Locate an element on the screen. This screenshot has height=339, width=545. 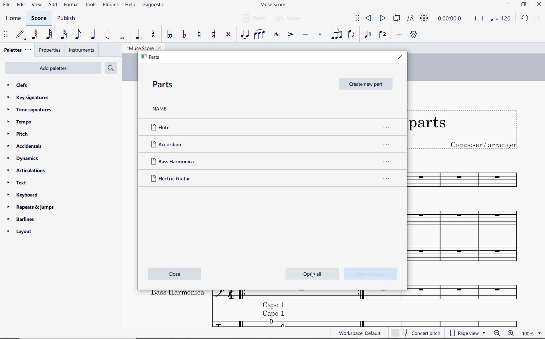
help is located at coordinates (130, 5).